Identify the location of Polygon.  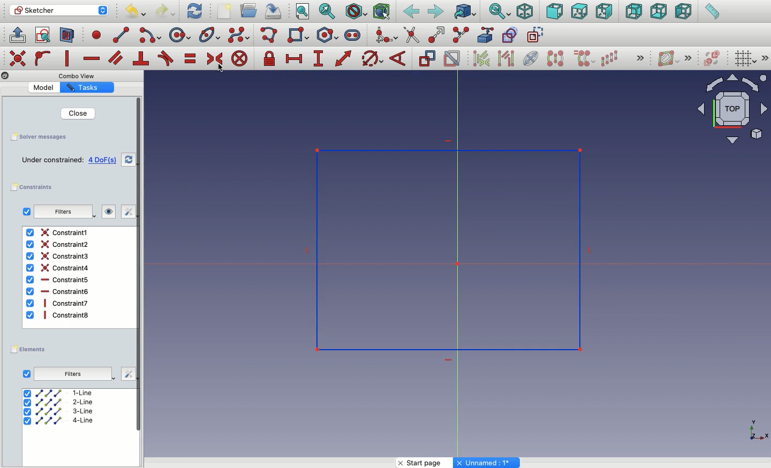
(329, 35).